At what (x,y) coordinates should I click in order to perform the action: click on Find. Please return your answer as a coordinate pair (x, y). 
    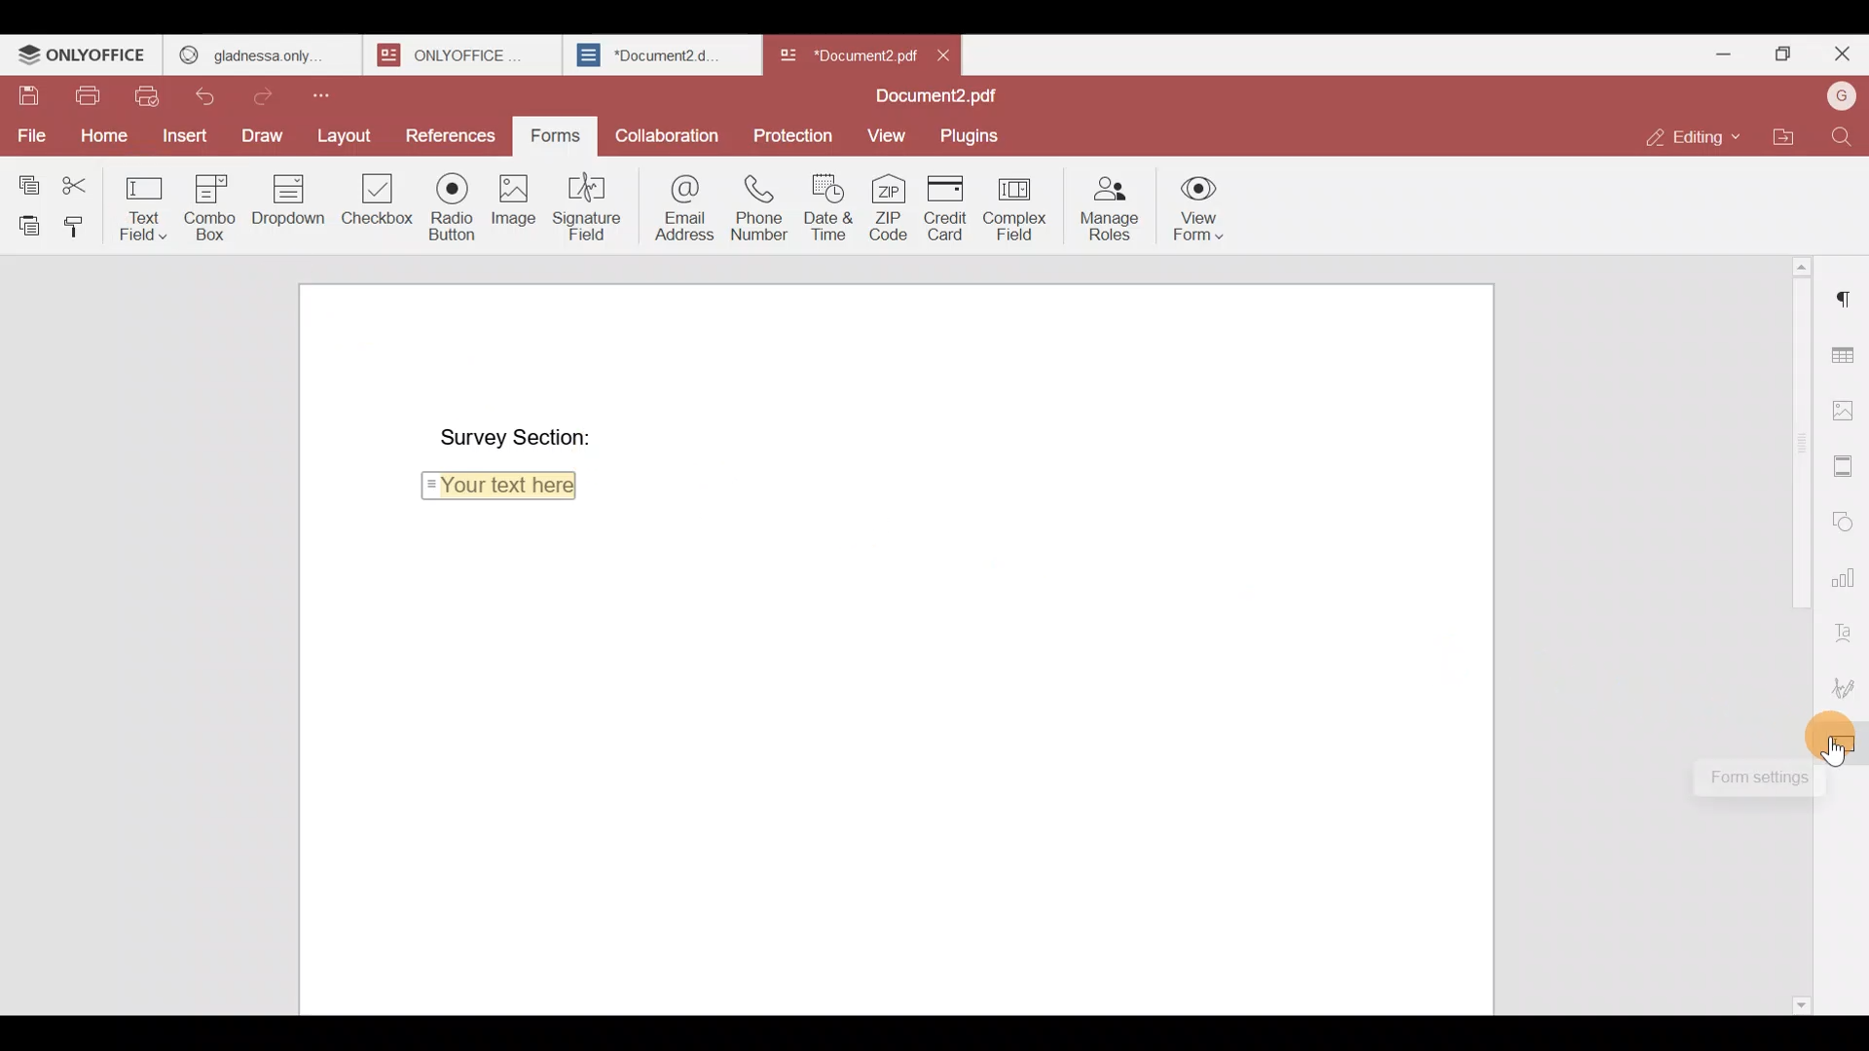
    Looking at the image, I should click on (1847, 137).